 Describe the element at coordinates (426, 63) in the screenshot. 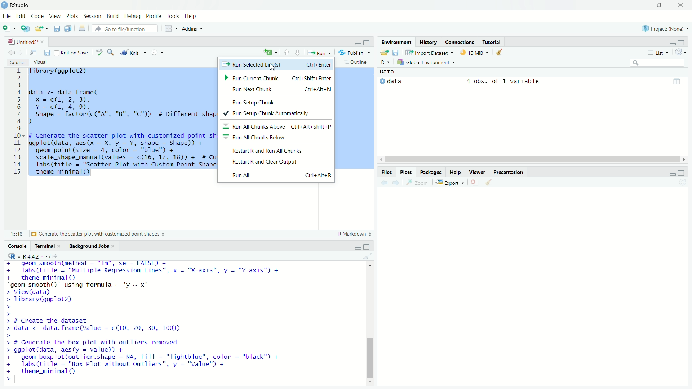

I see `Global Environment` at that location.